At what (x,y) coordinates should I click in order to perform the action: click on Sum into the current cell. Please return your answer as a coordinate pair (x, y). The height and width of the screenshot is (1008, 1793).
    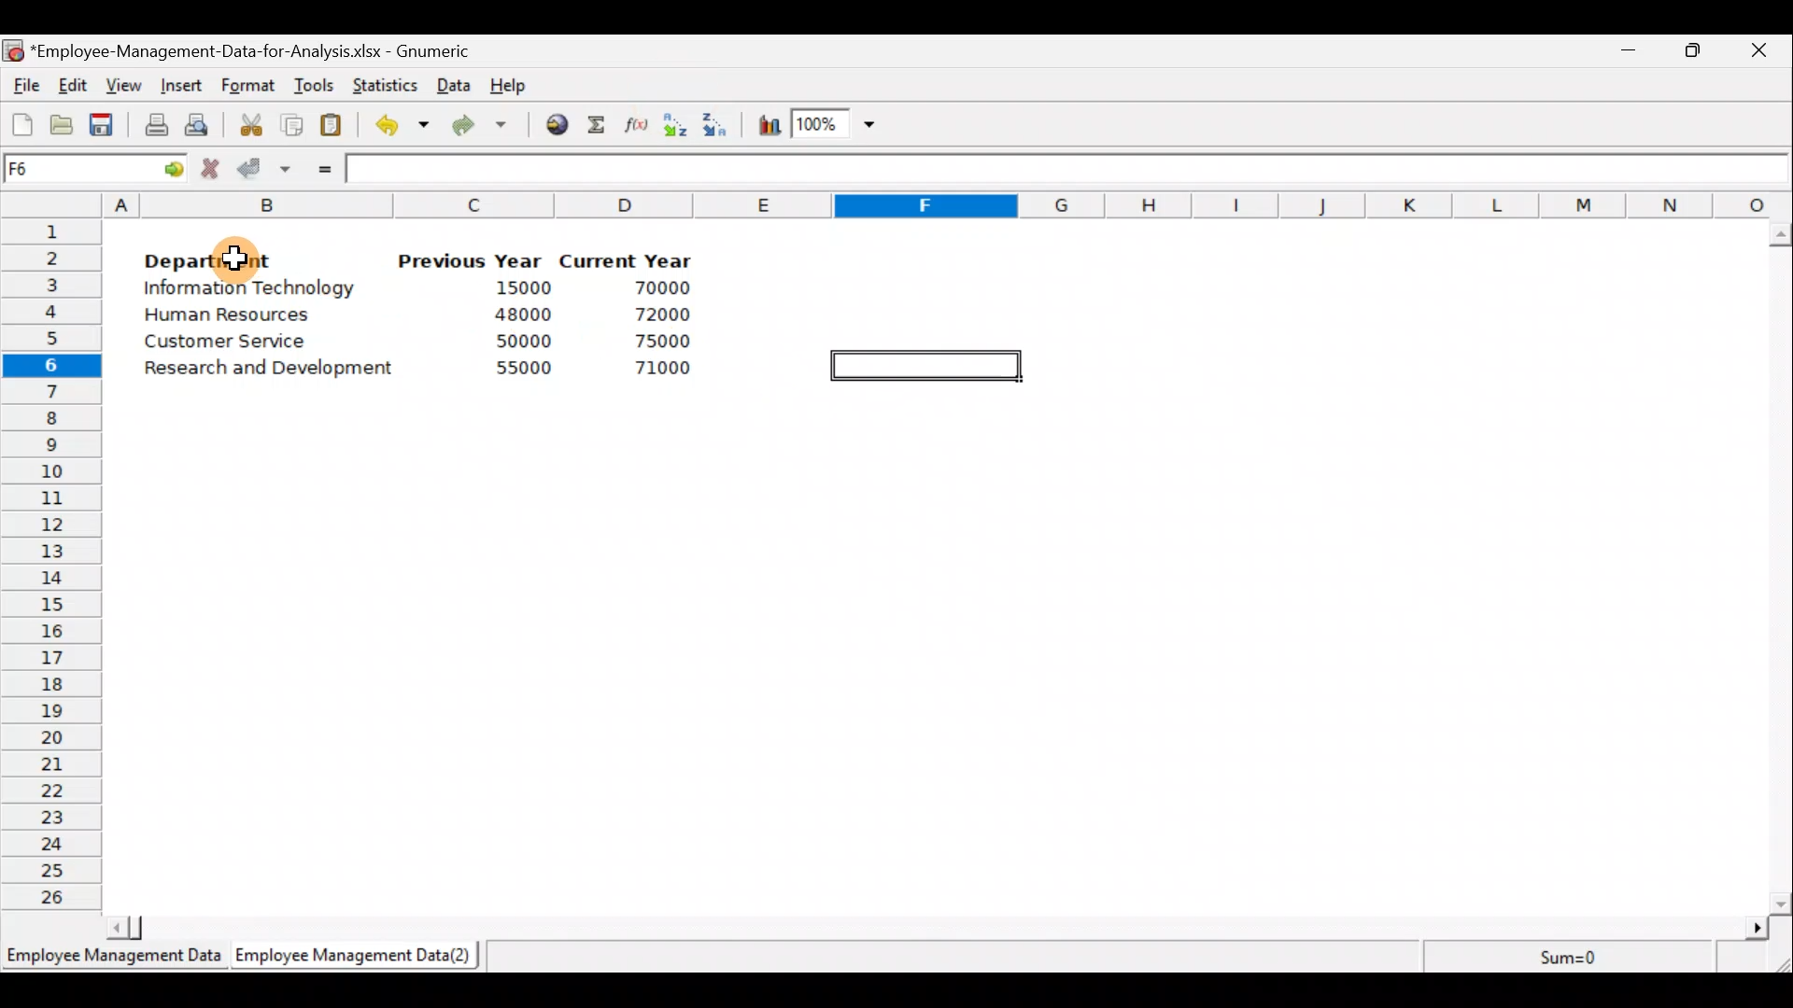
    Looking at the image, I should click on (593, 124).